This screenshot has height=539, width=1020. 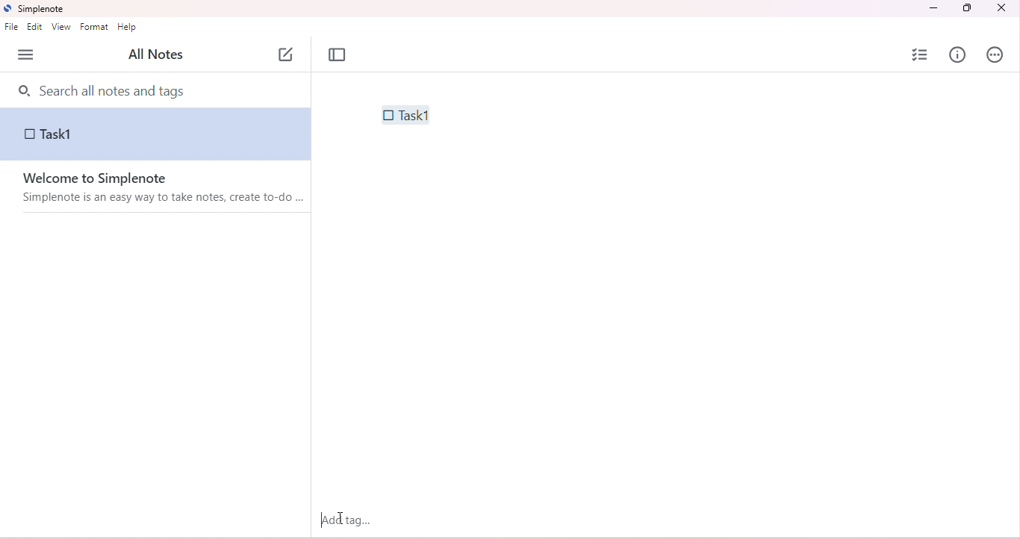 I want to click on help, so click(x=128, y=28).